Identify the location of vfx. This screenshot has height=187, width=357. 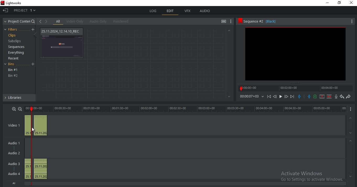
(188, 11).